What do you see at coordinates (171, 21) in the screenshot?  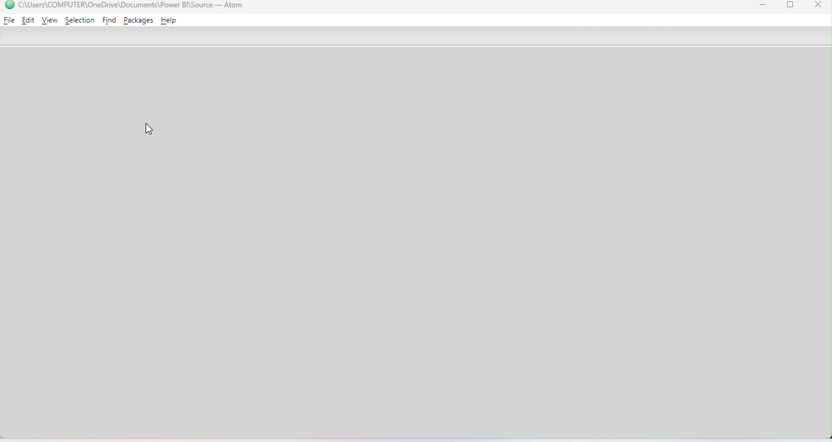 I see `Help` at bounding box center [171, 21].